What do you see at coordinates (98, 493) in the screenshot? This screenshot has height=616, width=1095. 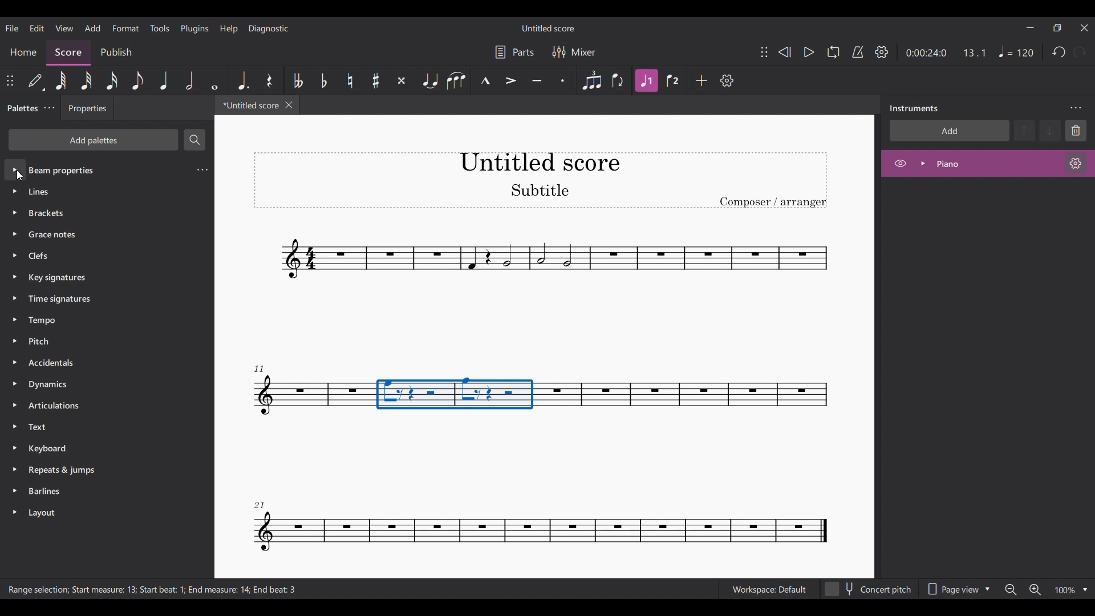 I see `Barlines` at bounding box center [98, 493].